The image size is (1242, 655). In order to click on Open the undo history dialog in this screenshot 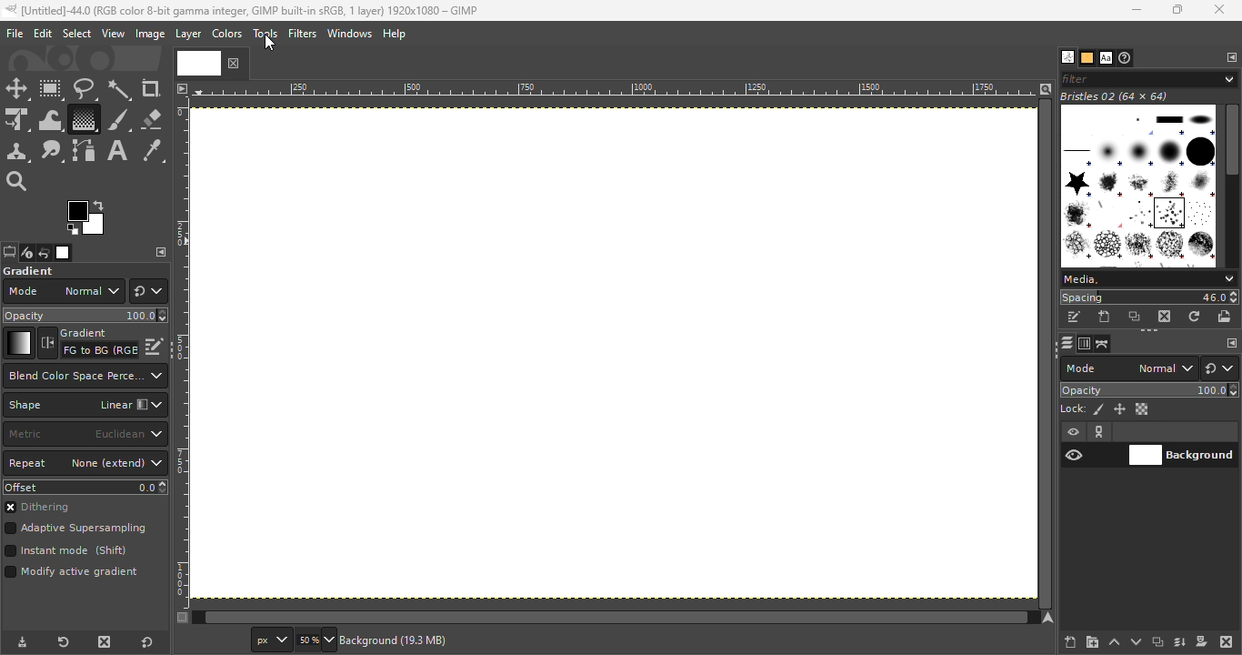, I will do `click(45, 252)`.